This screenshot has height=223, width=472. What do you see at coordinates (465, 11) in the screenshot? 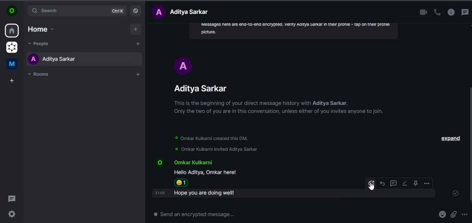
I see `threads` at bounding box center [465, 11].